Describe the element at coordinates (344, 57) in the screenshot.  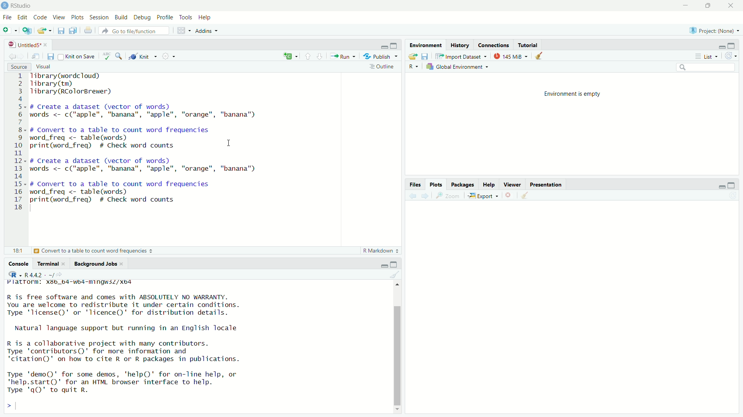
I see `Run` at that location.